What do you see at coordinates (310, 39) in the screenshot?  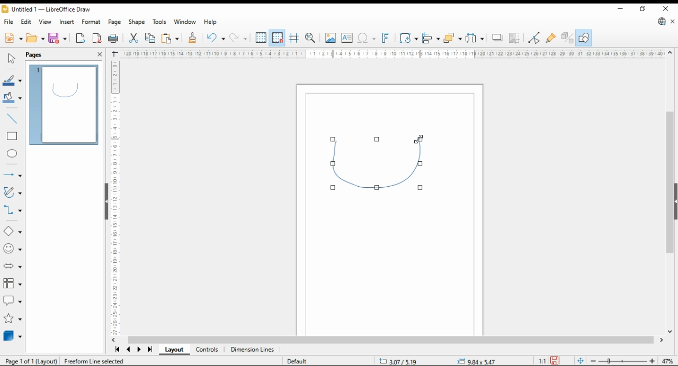 I see `zoom and pan` at bounding box center [310, 39].